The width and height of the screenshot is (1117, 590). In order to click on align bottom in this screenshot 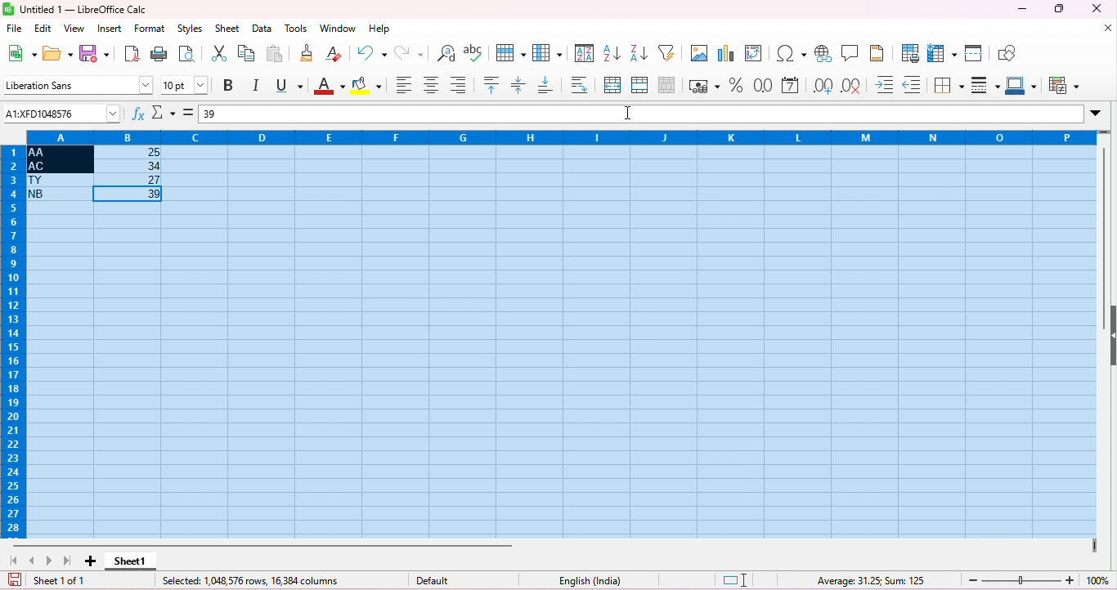, I will do `click(458, 84)`.